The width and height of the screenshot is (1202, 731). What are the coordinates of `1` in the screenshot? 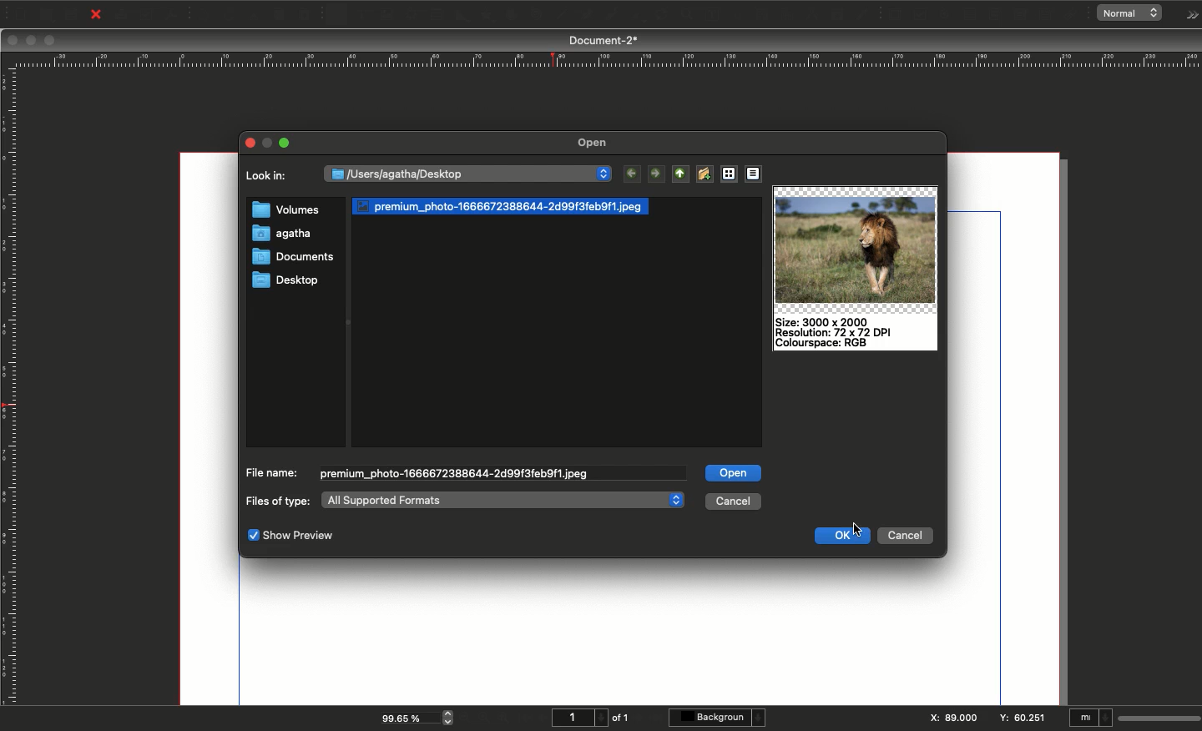 It's located at (578, 718).